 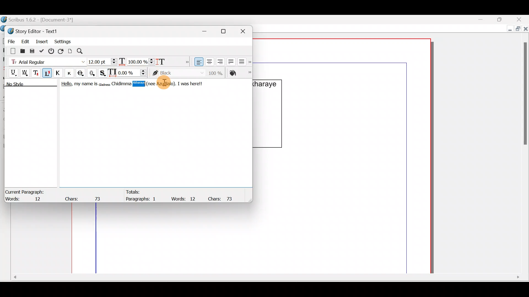 I want to click on Chars: 73, so click(x=84, y=197).